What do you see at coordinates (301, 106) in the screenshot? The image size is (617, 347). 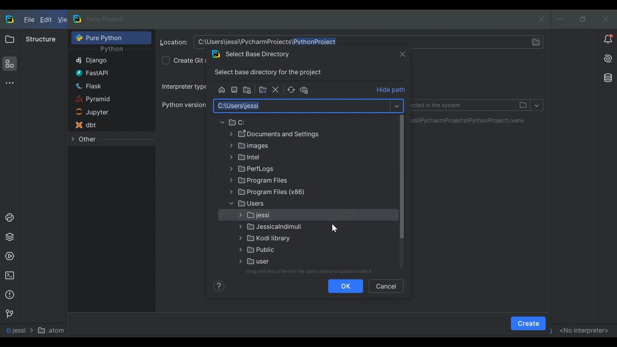 I see `Select base directory` at bounding box center [301, 106].